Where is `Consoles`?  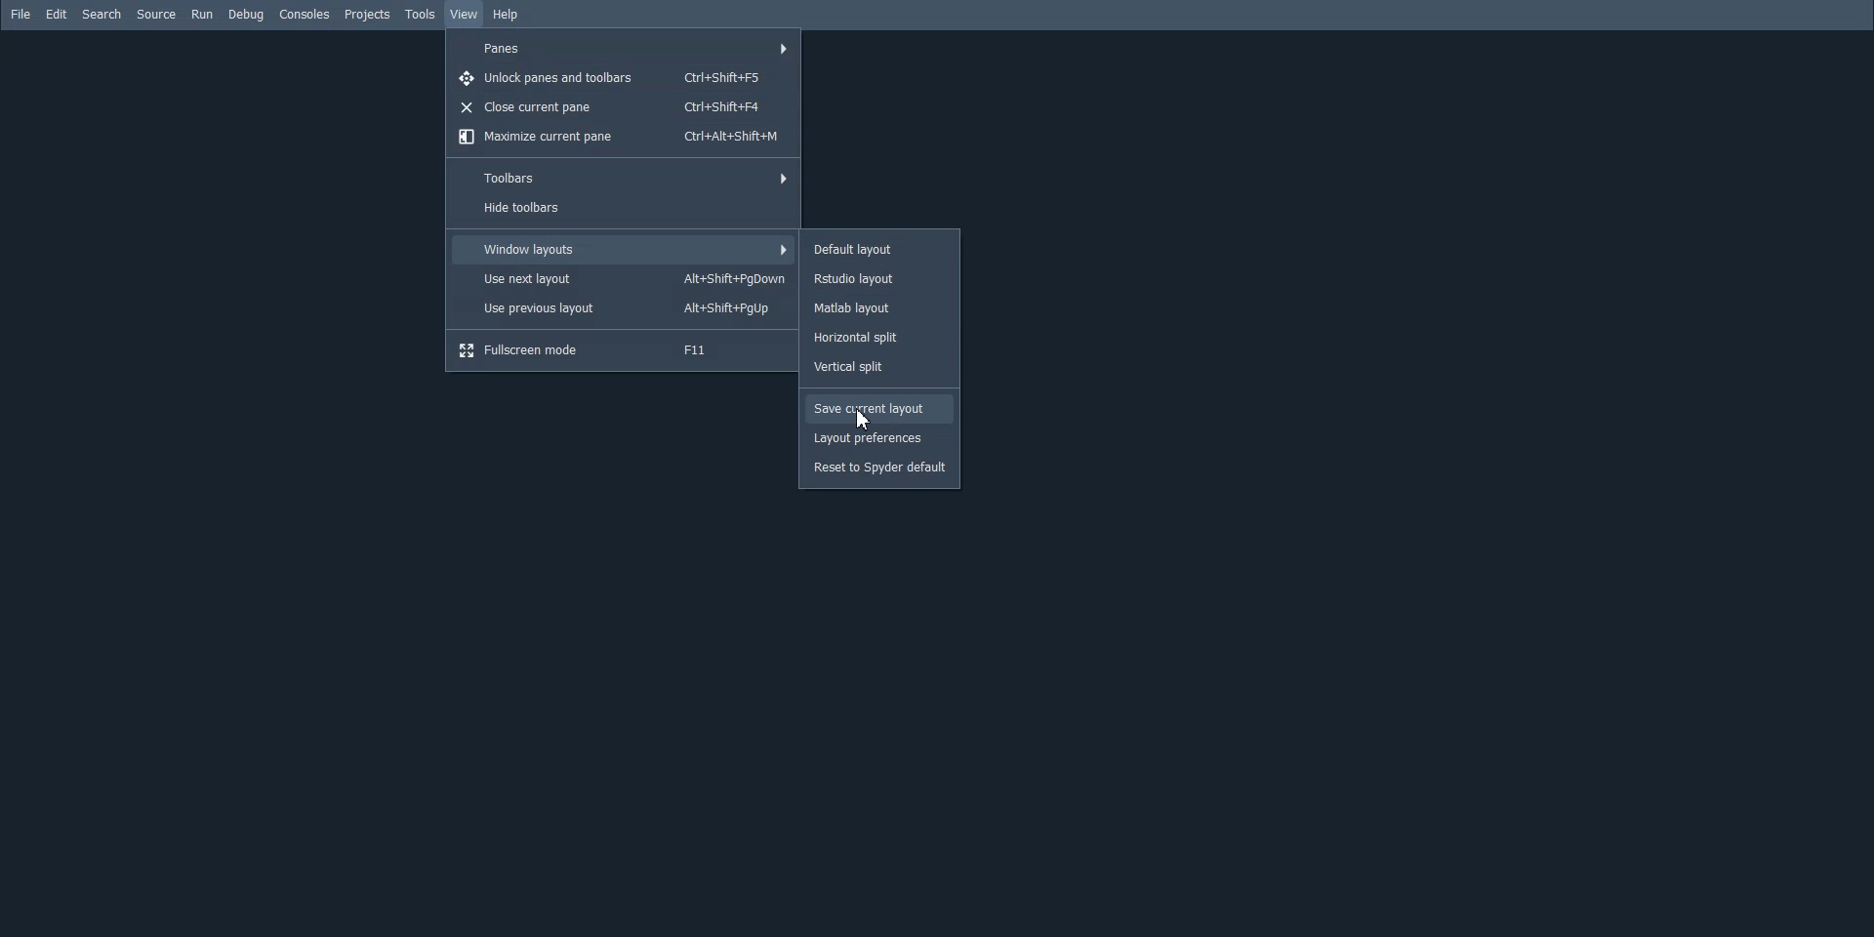
Consoles is located at coordinates (306, 14).